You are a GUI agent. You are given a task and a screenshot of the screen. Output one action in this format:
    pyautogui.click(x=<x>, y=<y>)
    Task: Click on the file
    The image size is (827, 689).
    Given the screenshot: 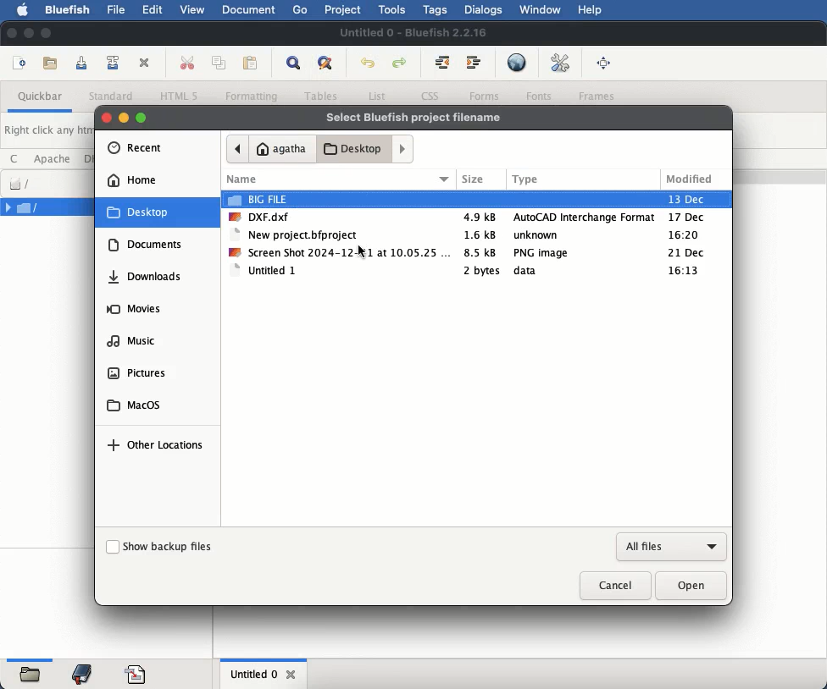 What is the action you would take?
    pyautogui.click(x=119, y=10)
    